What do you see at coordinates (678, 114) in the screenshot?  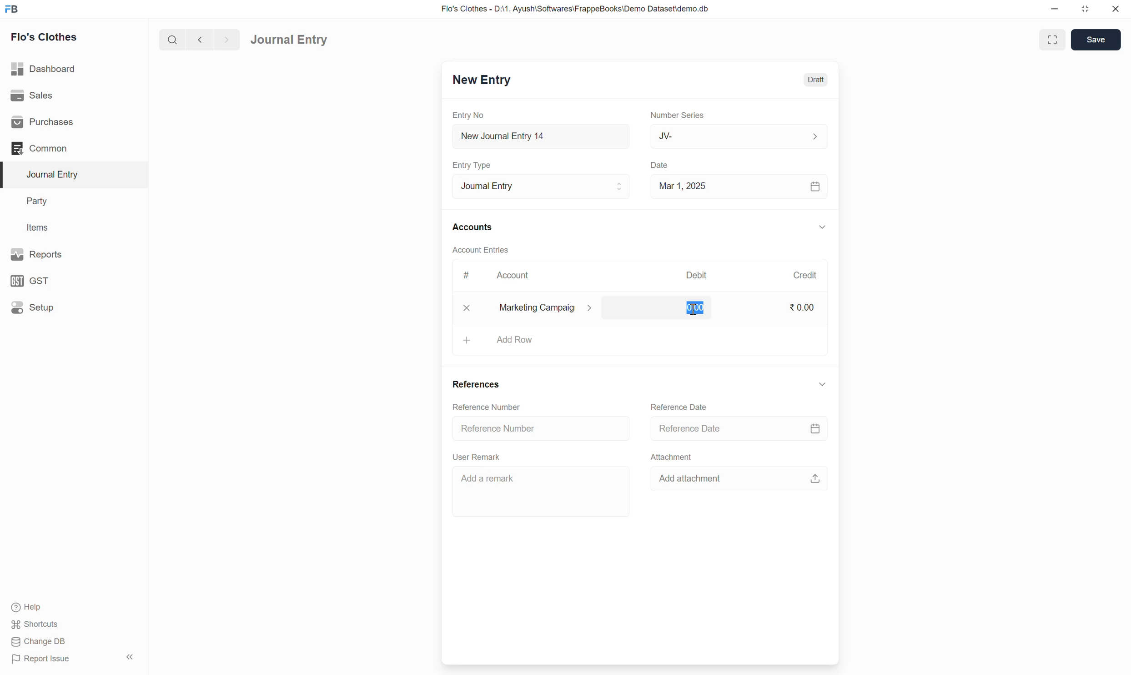 I see `Number Series` at bounding box center [678, 114].